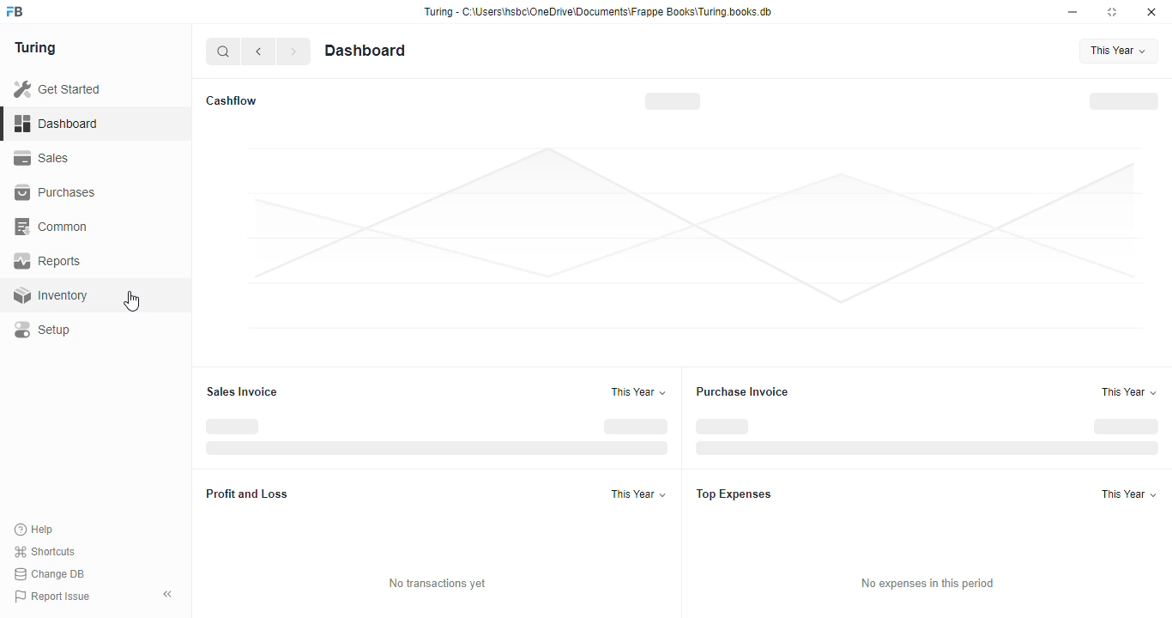  Describe the element at coordinates (131, 301) in the screenshot. I see `cursor` at that location.